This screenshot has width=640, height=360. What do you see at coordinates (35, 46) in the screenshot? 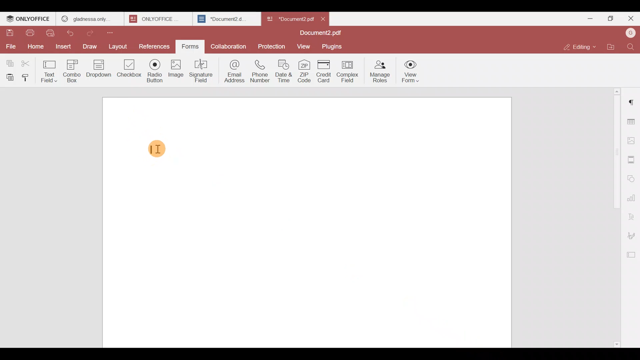
I see `Home` at bounding box center [35, 46].